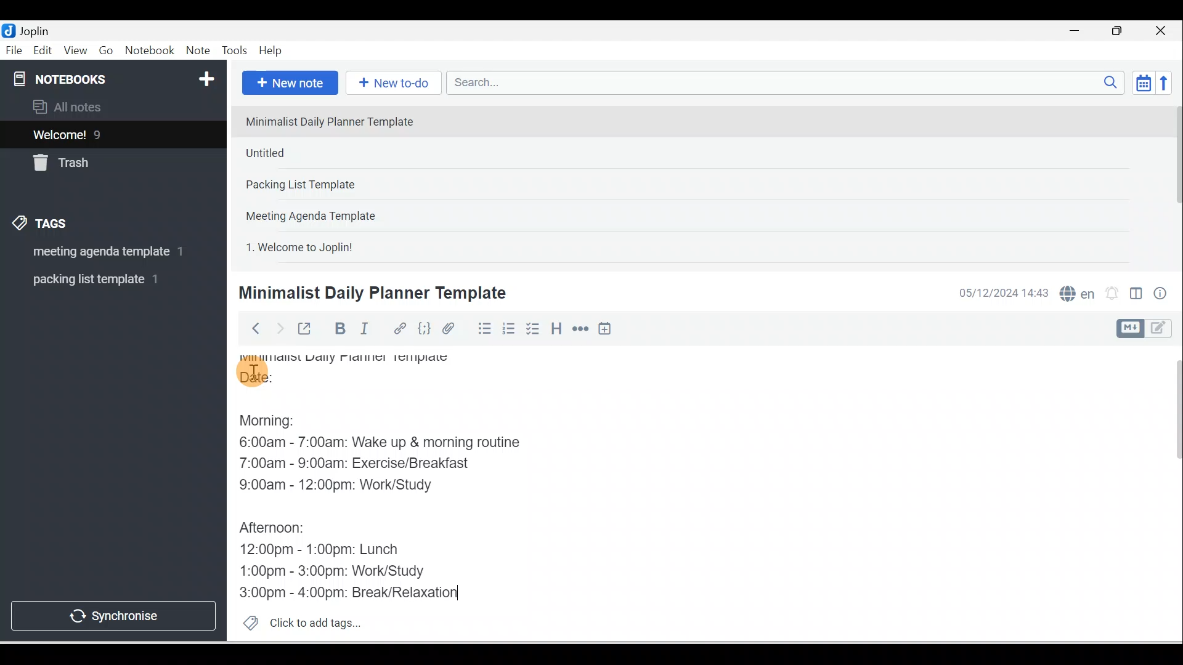  Describe the element at coordinates (104, 280) in the screenshot. I see `Tag 2` at that location.